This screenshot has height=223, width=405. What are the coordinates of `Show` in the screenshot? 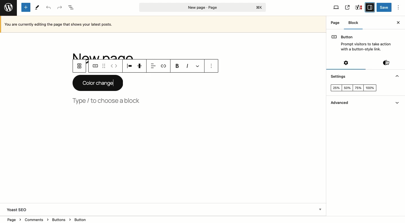 It's located at (399, 104).